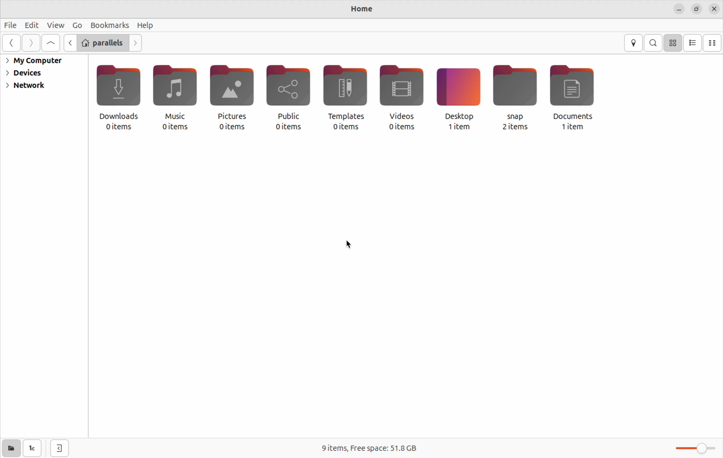 The image size is (723, 458). Describe the element at coordinates (31, 43) in the screenshot. I see `forward` at that location.